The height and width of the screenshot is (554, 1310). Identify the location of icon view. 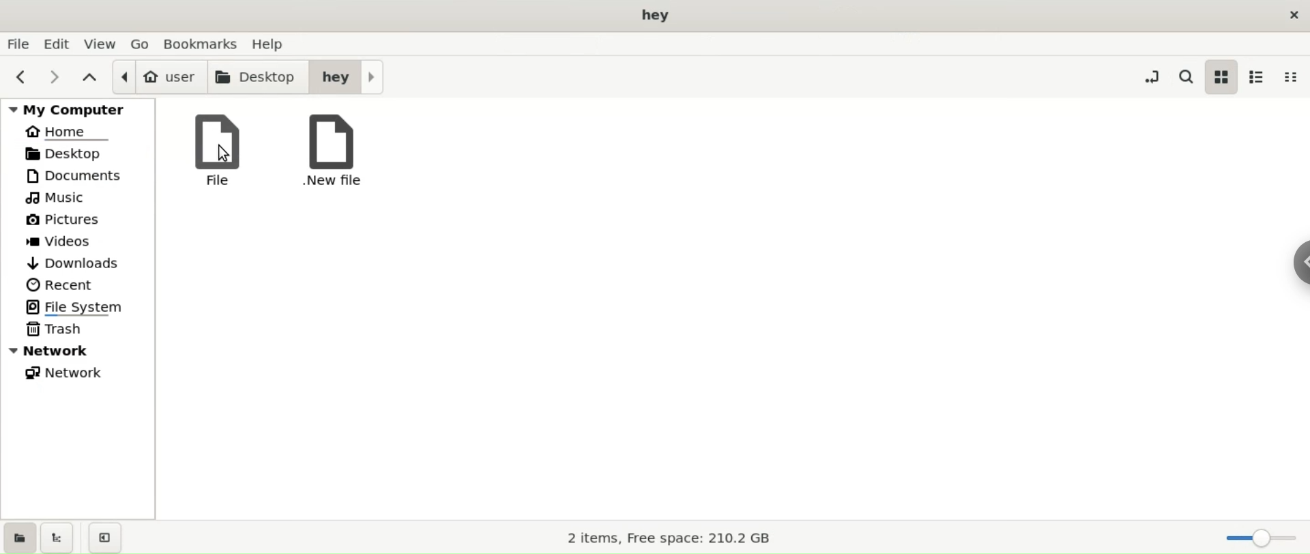
(1222, 78).